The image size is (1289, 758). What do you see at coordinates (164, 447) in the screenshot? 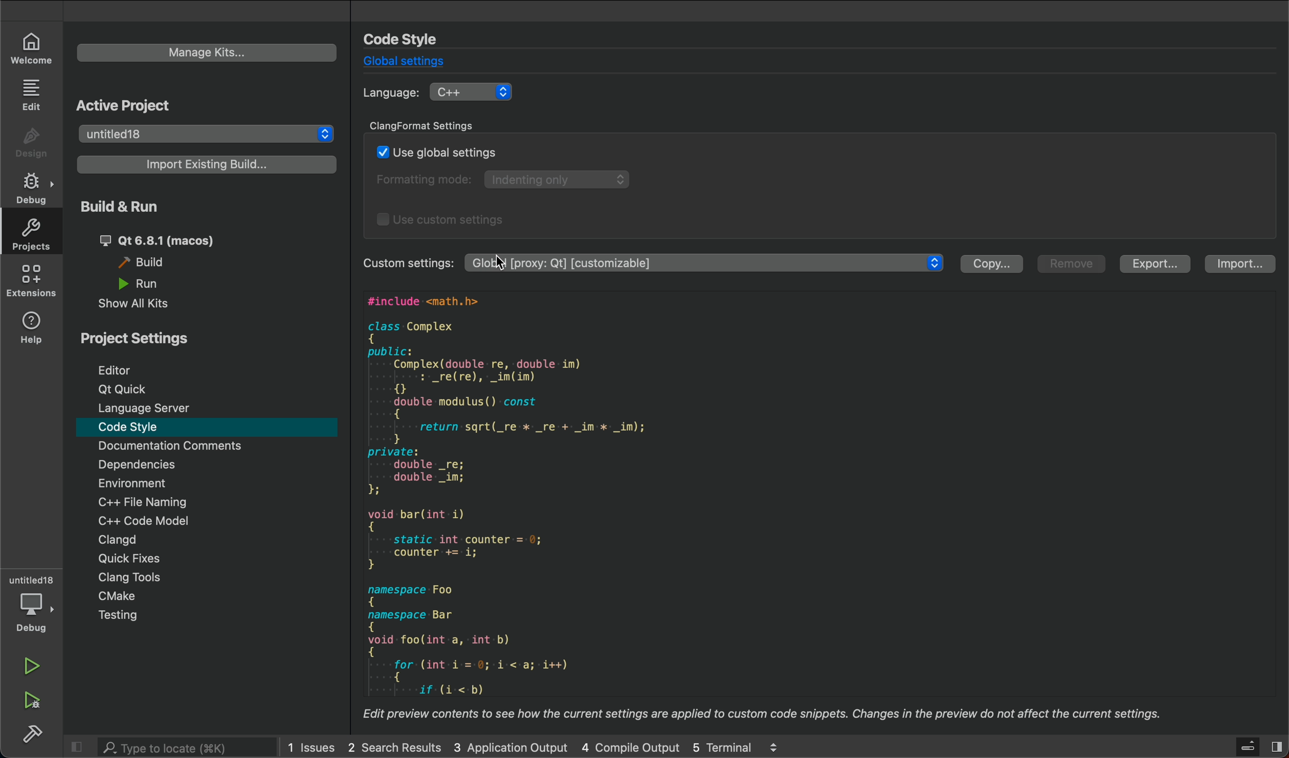
I see `Documentation ` at bounding box center [164, 447].